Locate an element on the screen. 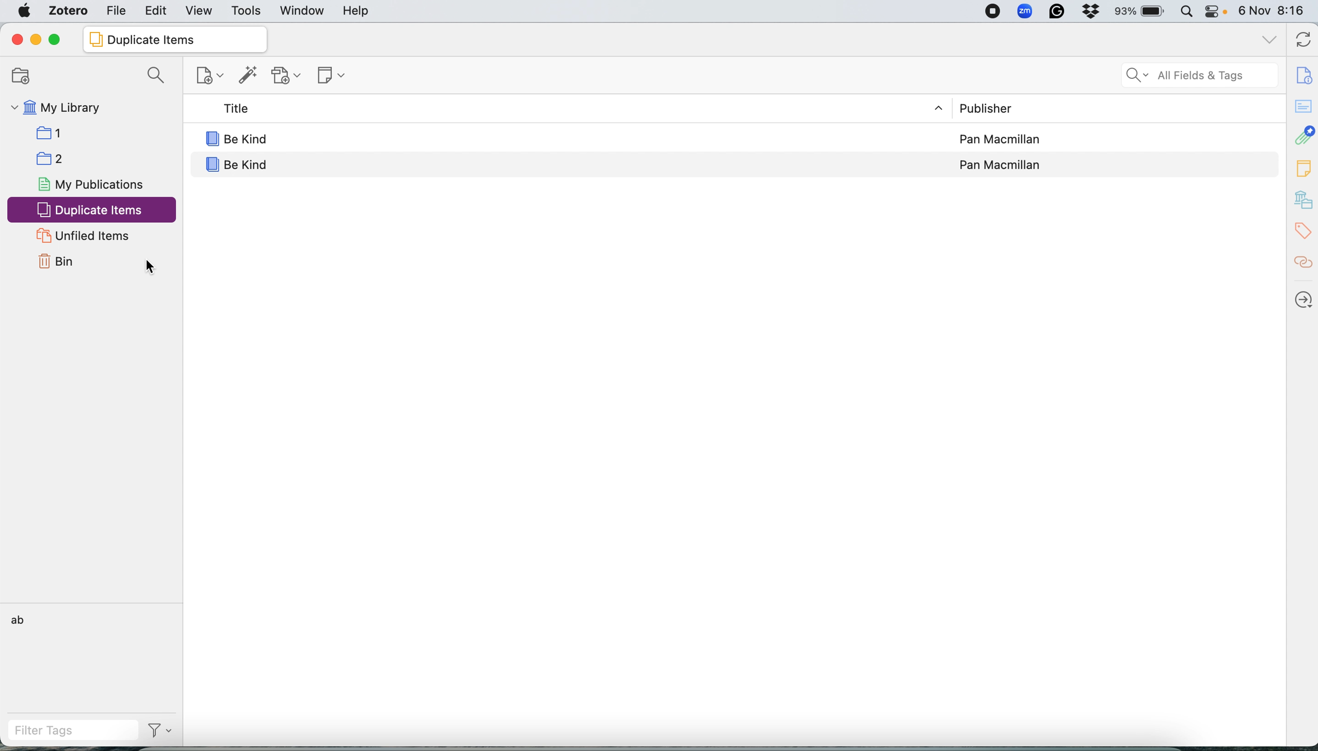  zotero is located at coordinates (70, 11).